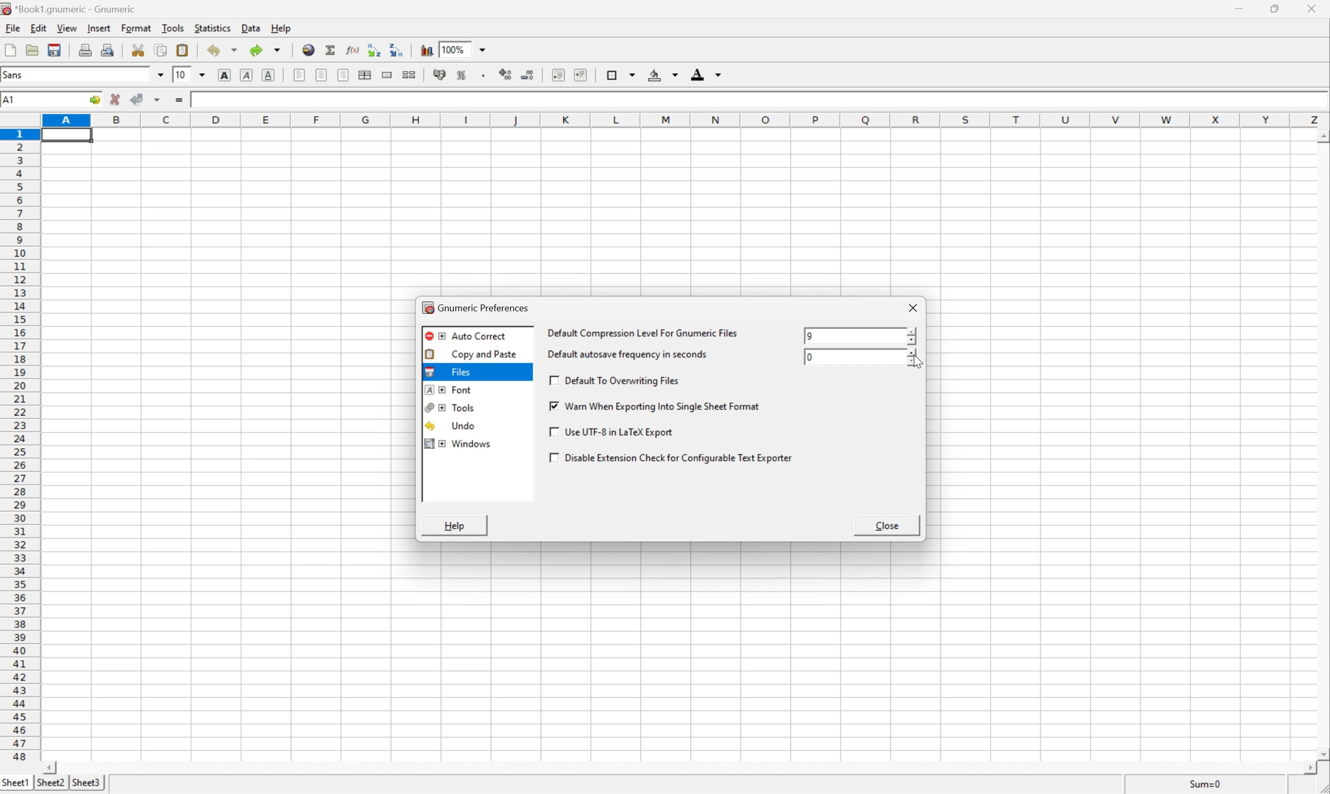 This screenshot has height=794, width=1330. I want to click on default compression level for gnumeric files, so click(722, 332).